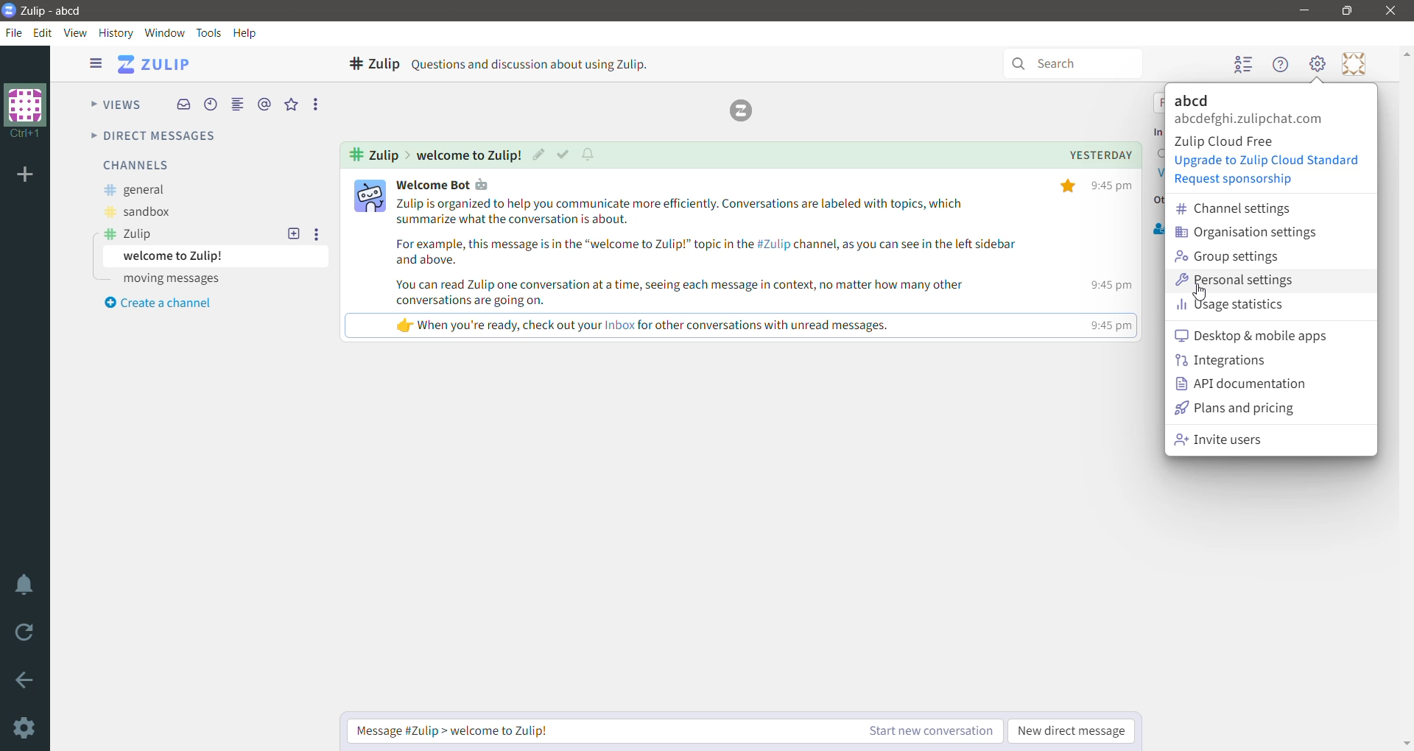  Describe the element at coordinates (26, 683) in the screenshot. I see `Go back` at that location.